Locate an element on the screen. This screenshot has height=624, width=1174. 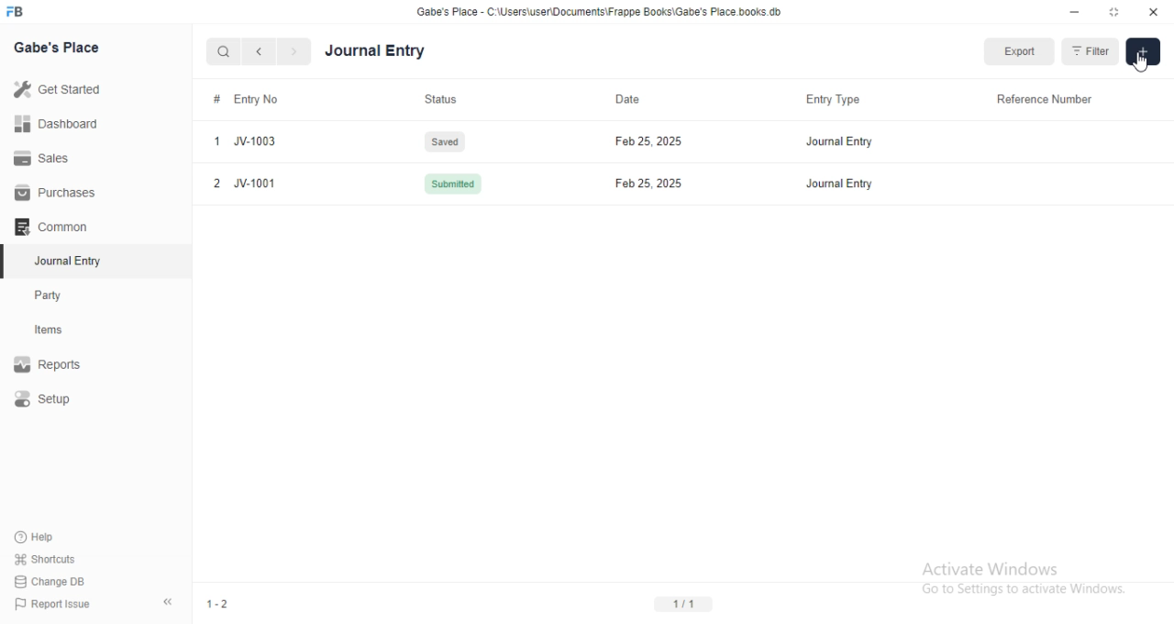
' Shortcuts is located at coordinates (46, 558).